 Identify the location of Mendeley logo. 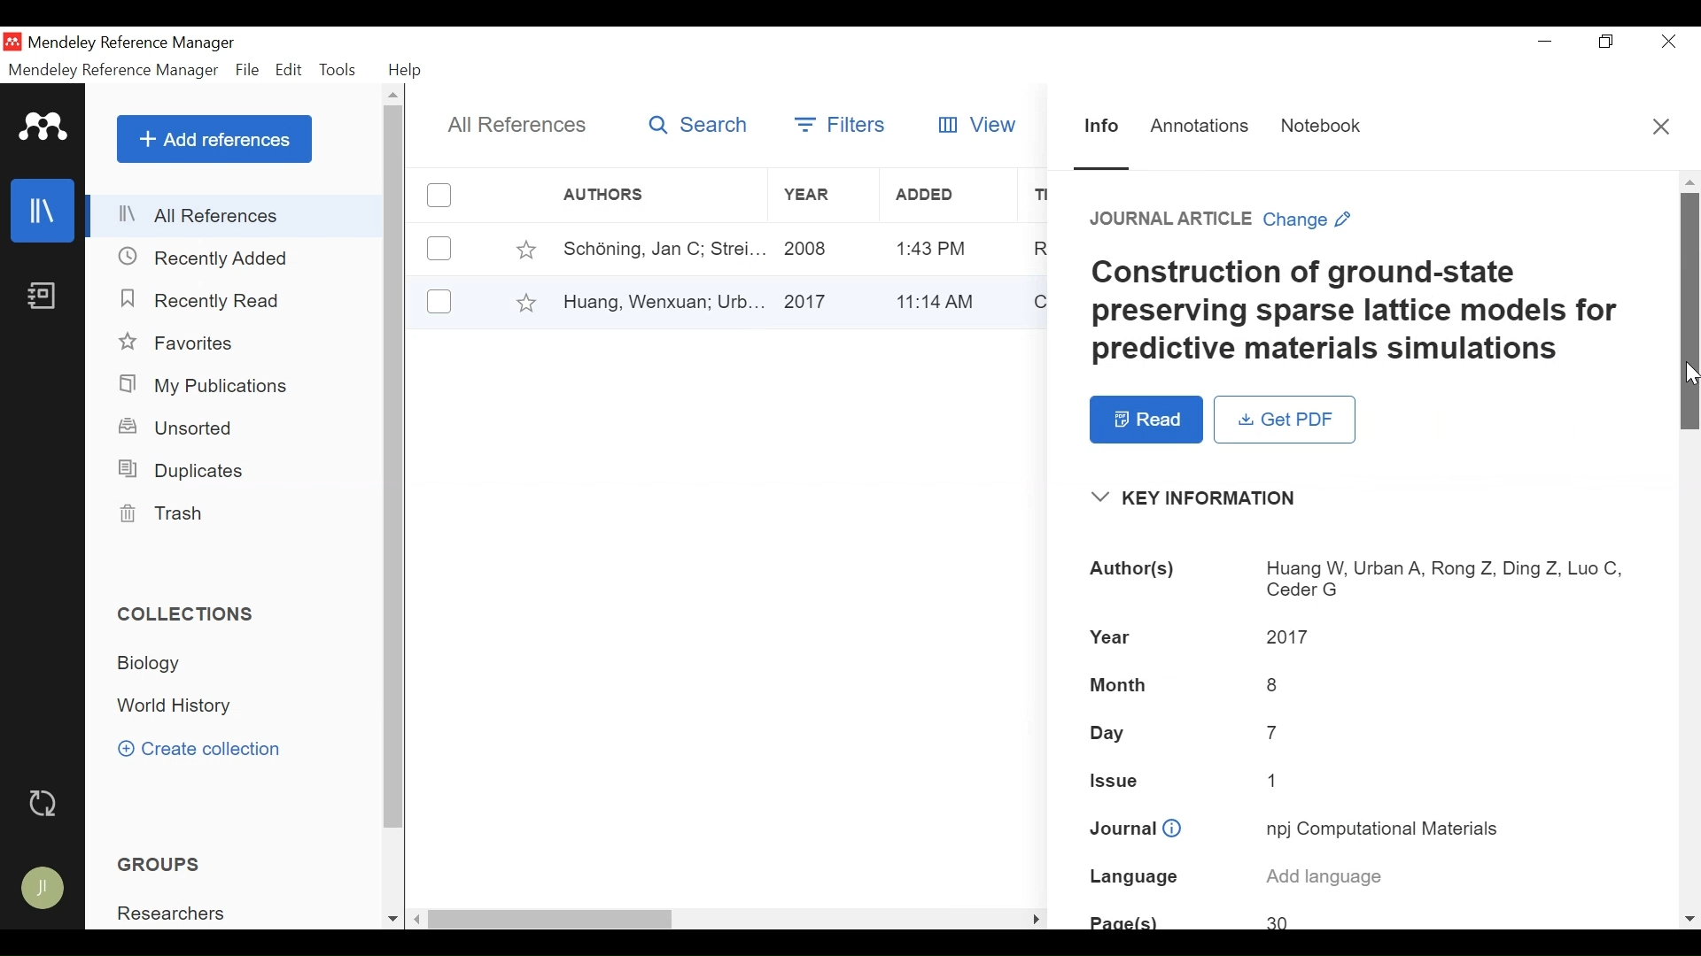
(45, 127).